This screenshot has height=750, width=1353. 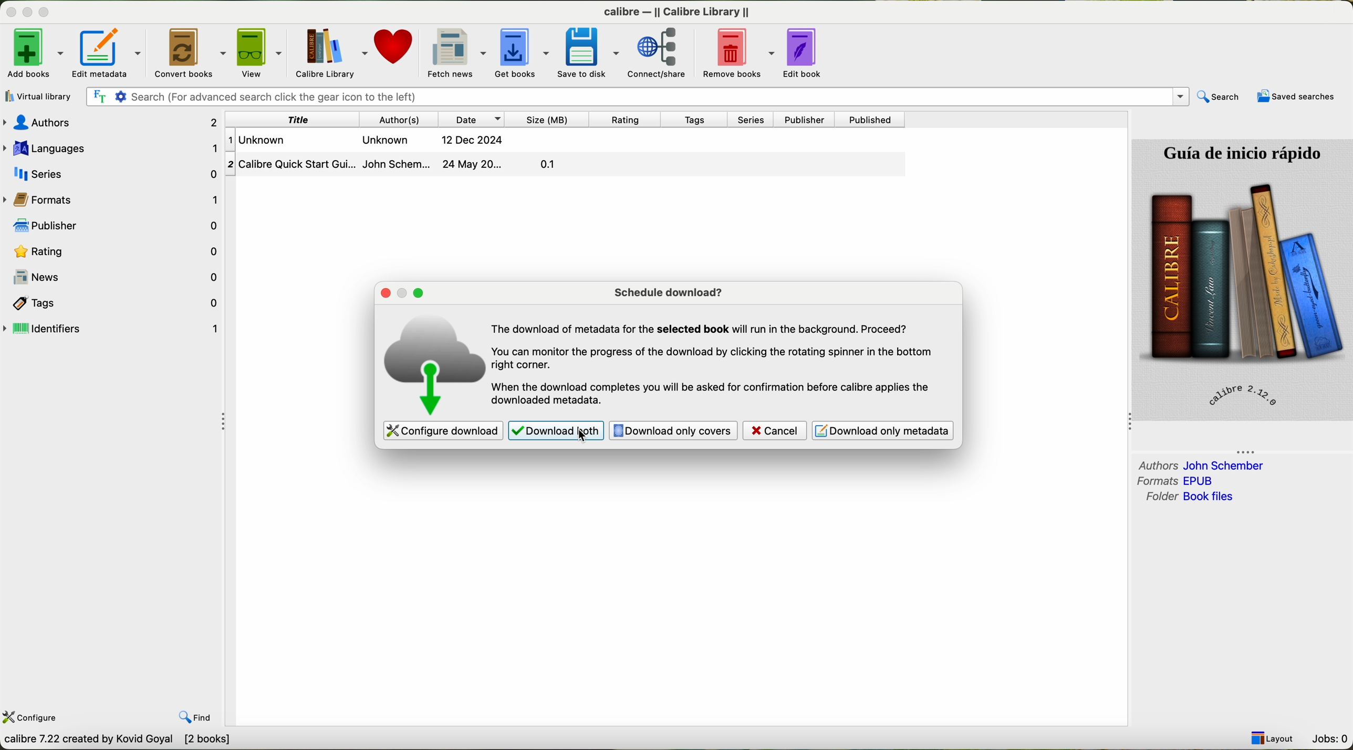 I want to click on click on download both, so click(x=556, y=430).